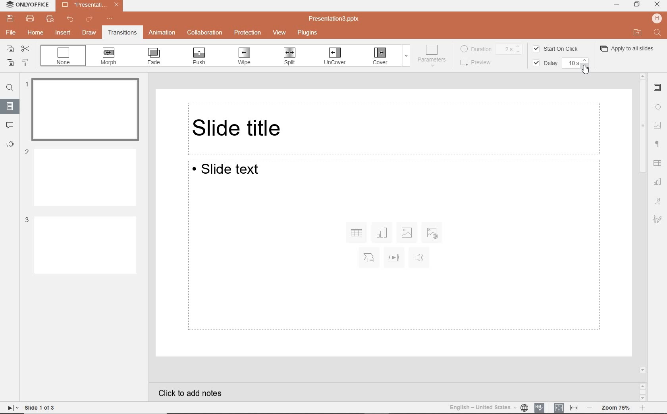 Image resolution: width=667 pixels, height=414 pixels. I want to click on slide 1 of 3, so click(29, 408).